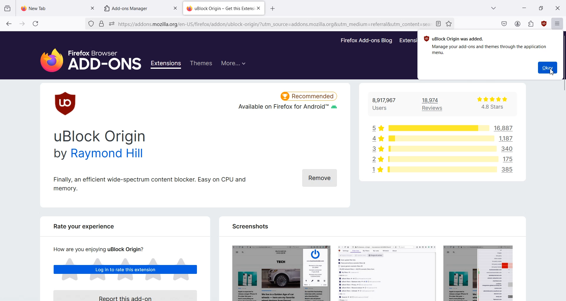  I want to click on Close tab, so click(92, 7).